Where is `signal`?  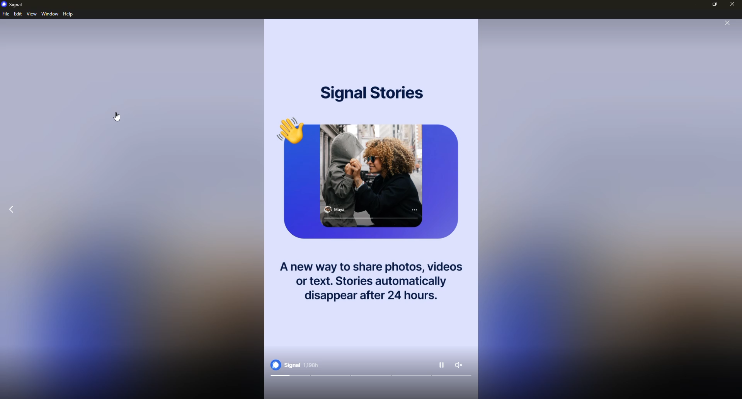 signal is located at coordinates (13, 5).